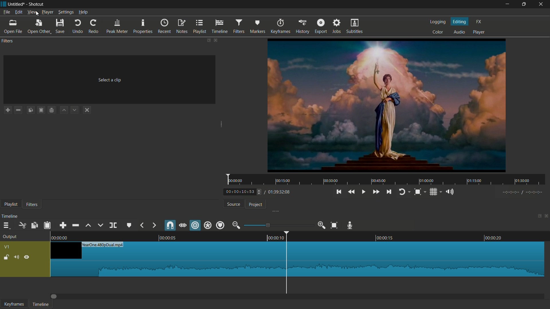 This screenshot has width=550, height=309. Describe the element at coordinates (207, 39) in the screenshot. I see `change layout` at that location.